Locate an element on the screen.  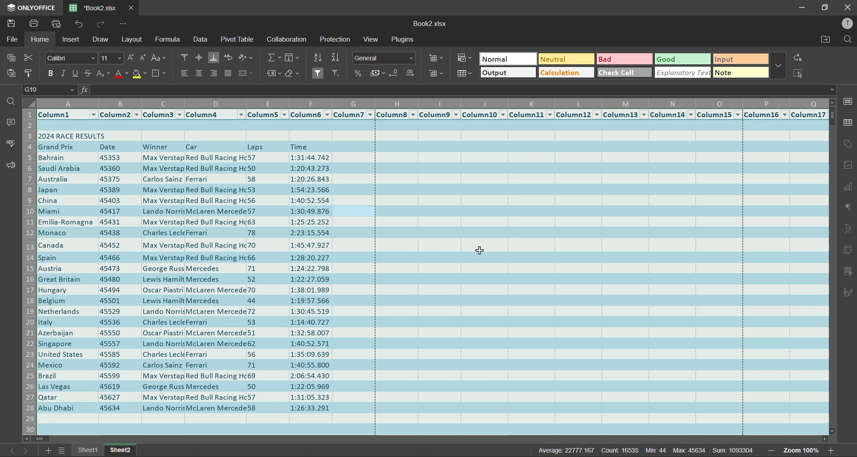
align center is located at coordinates (198, 73).